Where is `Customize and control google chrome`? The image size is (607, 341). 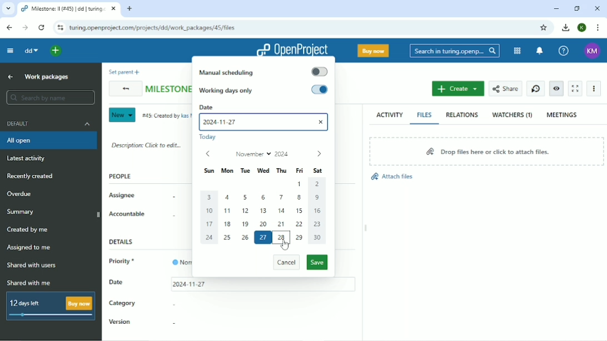 Customize and control google chrome is located at coordinates (598, 27).